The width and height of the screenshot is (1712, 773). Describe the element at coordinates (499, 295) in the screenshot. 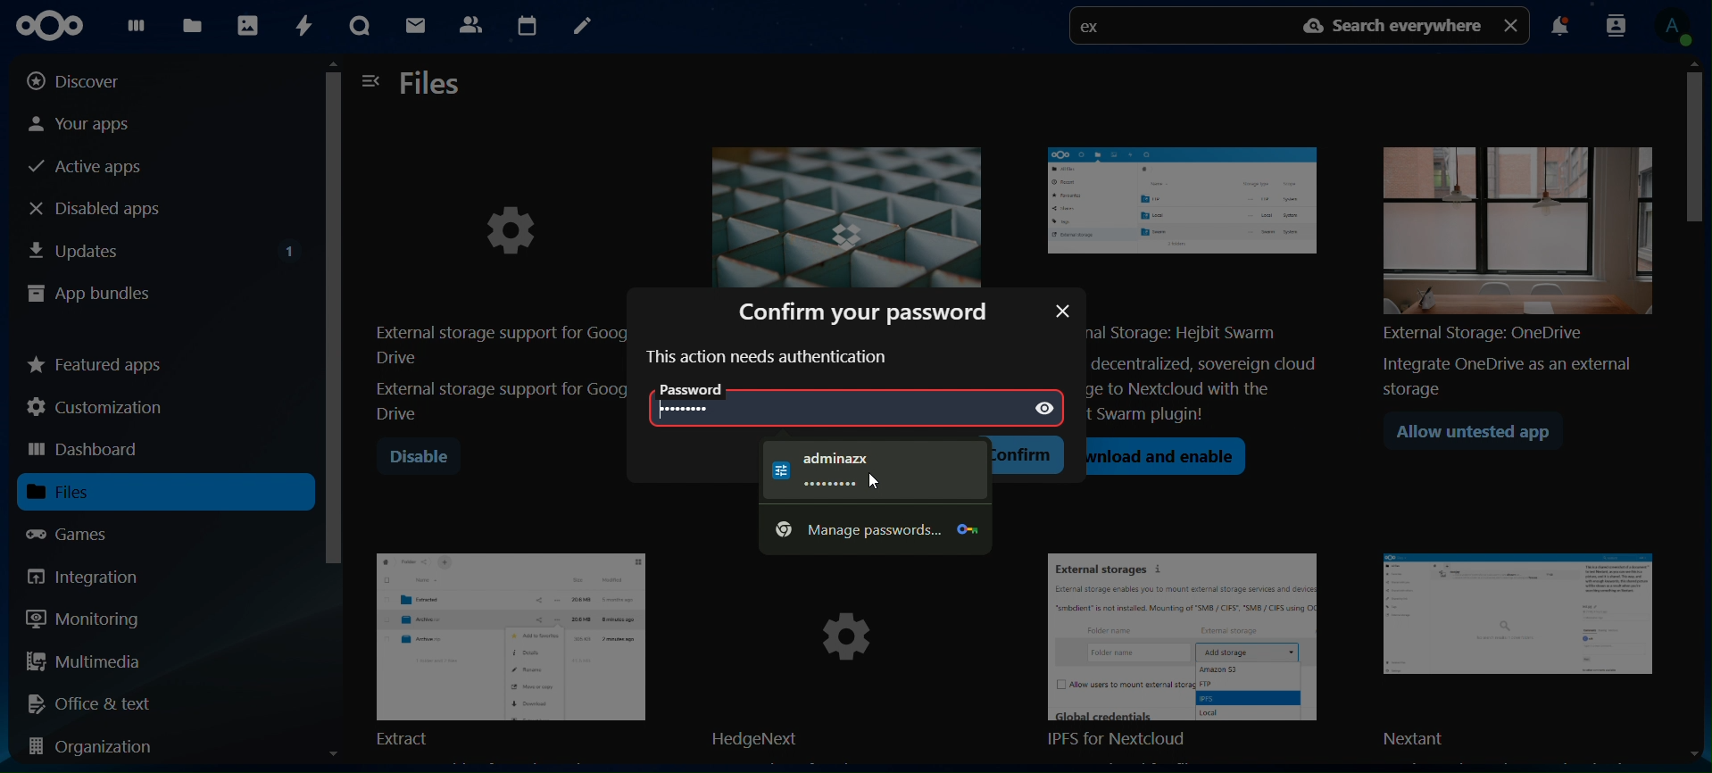

I see `external storage support for google drive external storage support for google drive` at that location.